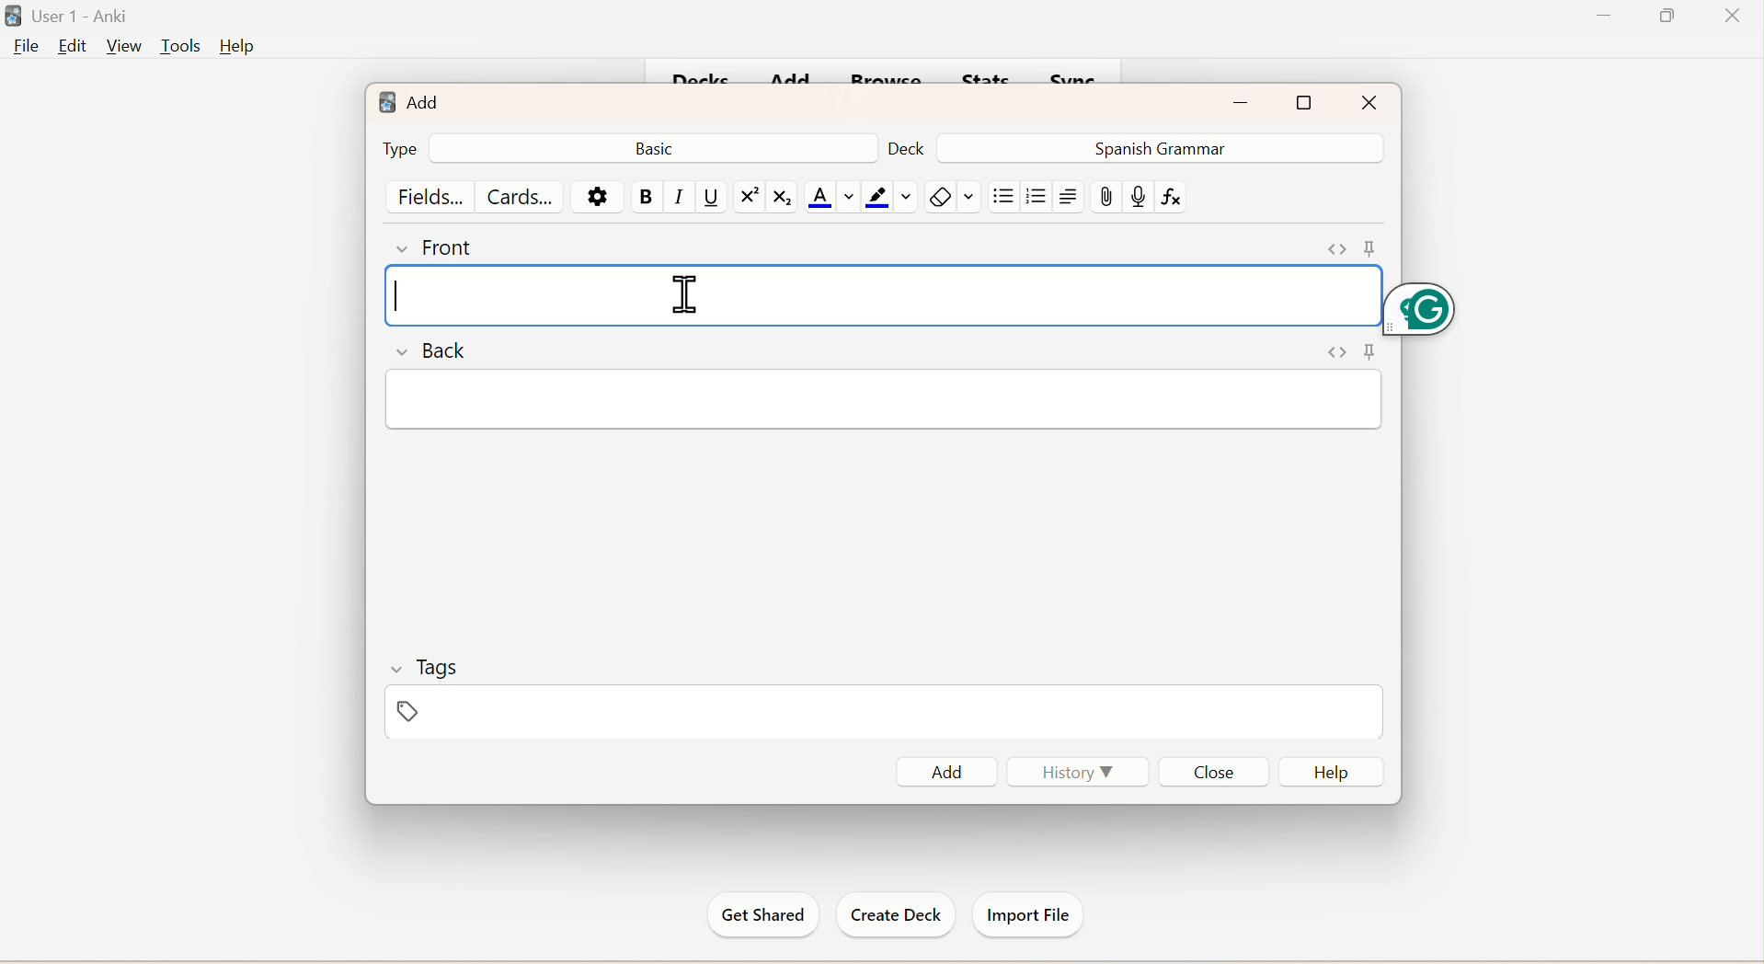  I want to click on View, so click(121, 46).